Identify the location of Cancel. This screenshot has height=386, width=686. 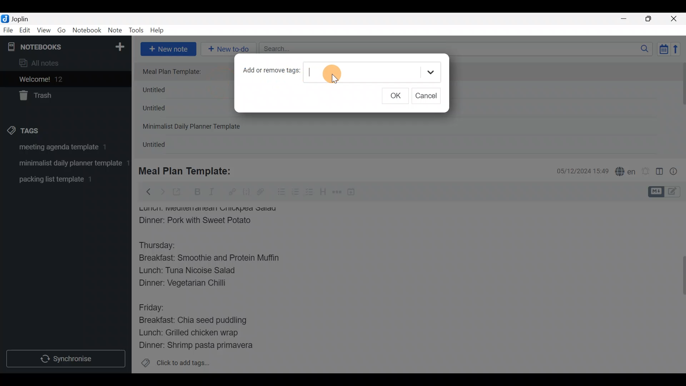
(427, 95).